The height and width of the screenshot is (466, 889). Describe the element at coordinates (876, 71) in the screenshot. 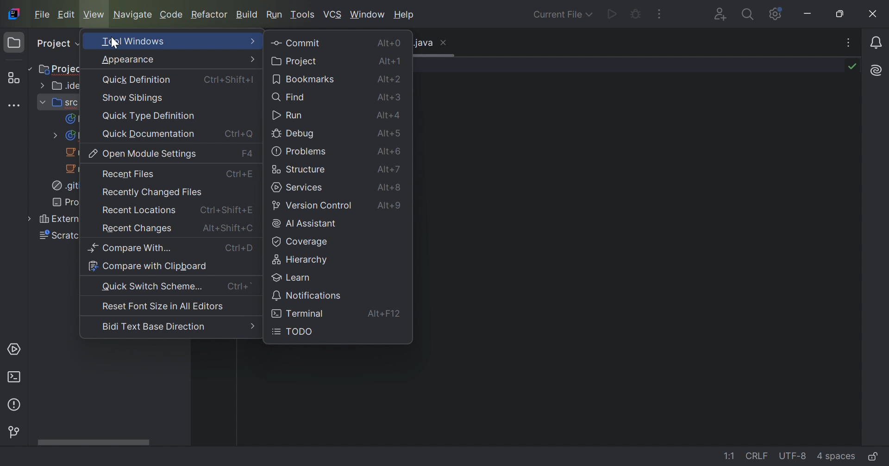

I see `AI Assistant` at that location.